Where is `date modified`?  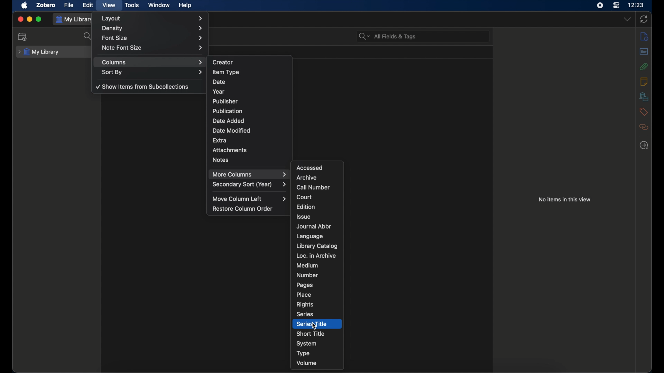 date modified is located at coordinates (231, 131).